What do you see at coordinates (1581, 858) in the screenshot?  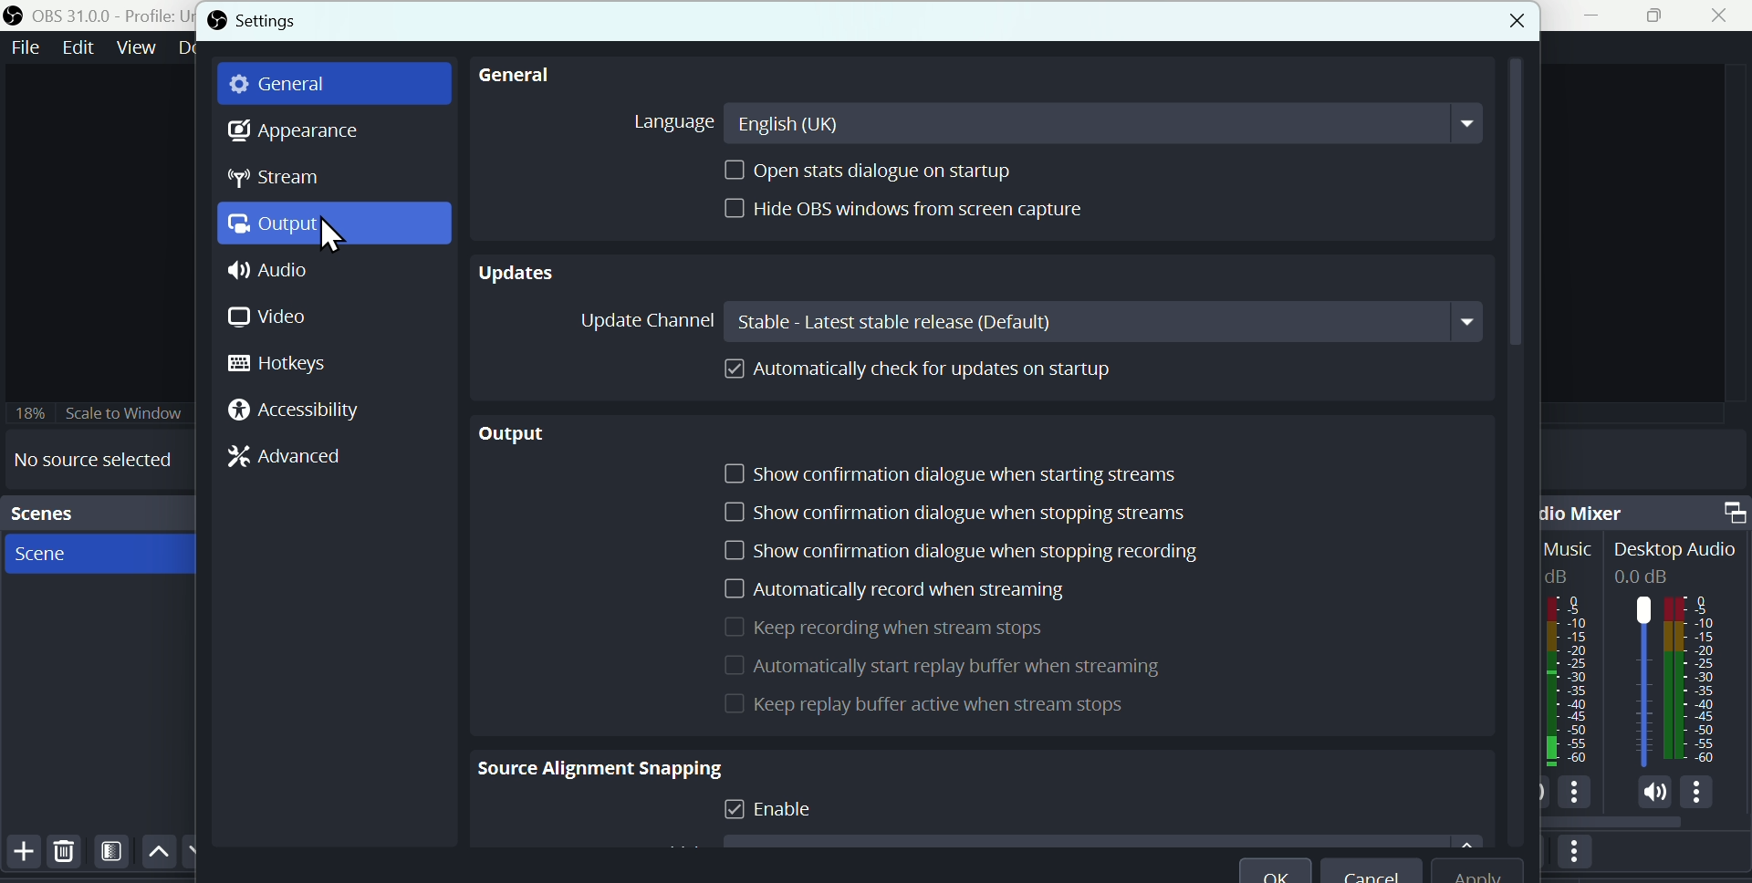 I see `More options` at bounding box center [1581, 858].